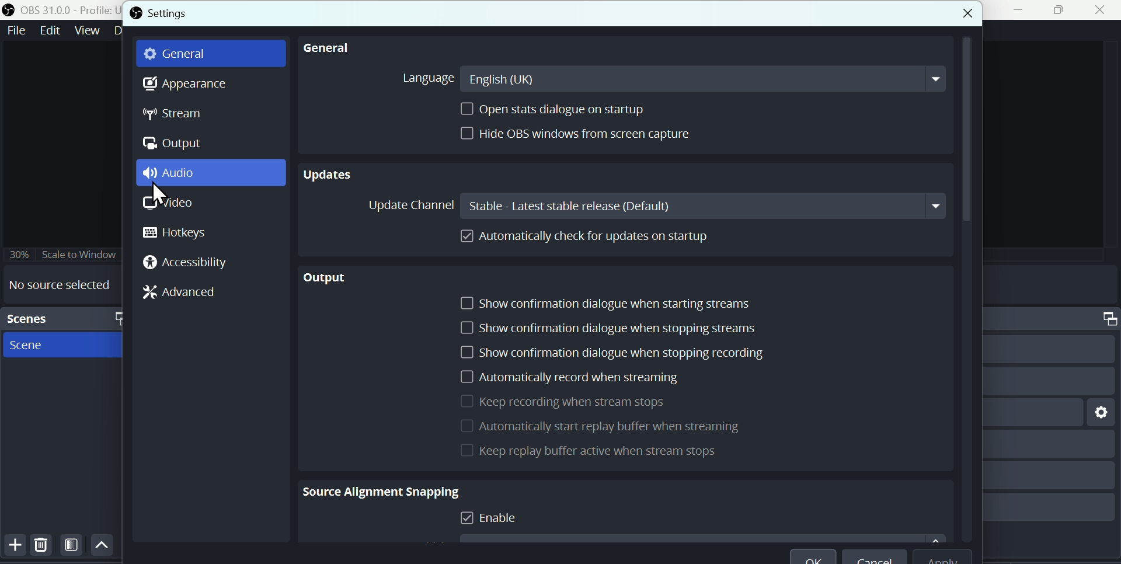 The height and width of the screenshot is (564, 1121). Describe the element at coordinates (10, 9) in the screenshot. I see `OBS logo` at that location.